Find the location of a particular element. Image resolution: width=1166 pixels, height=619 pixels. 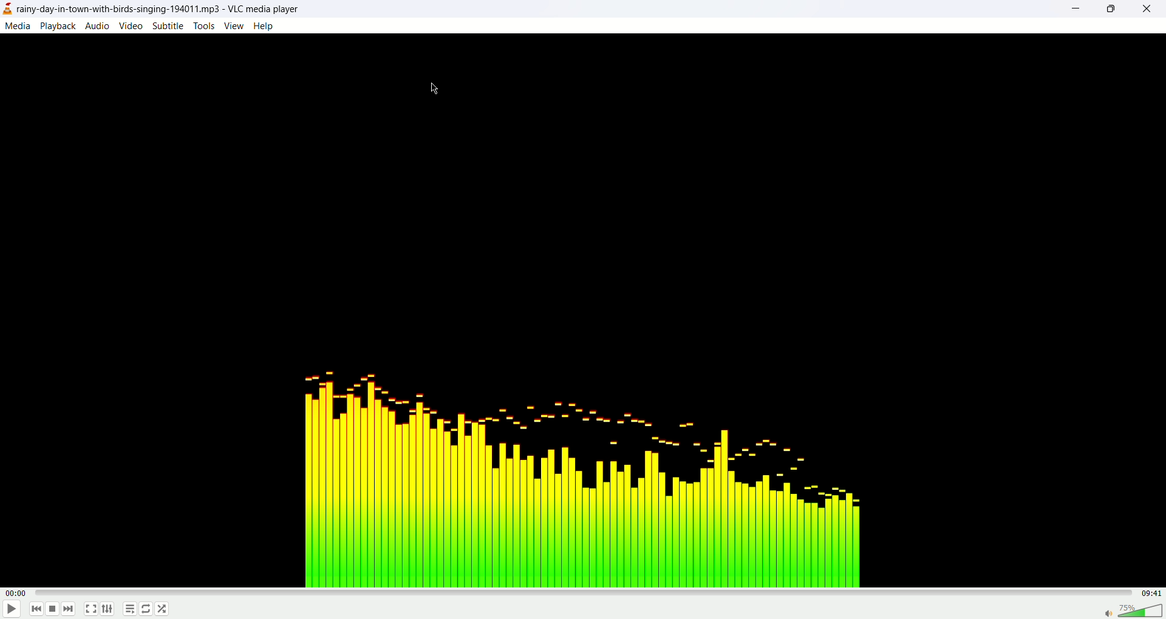

total time is located at coordinates (1154, 593).